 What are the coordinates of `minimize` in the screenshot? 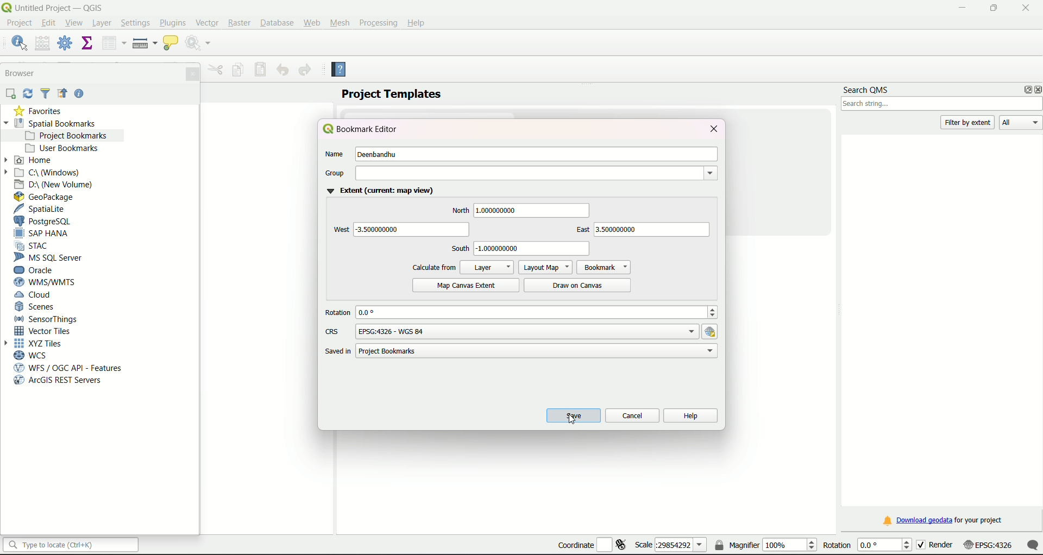 It's located at (960, 8).